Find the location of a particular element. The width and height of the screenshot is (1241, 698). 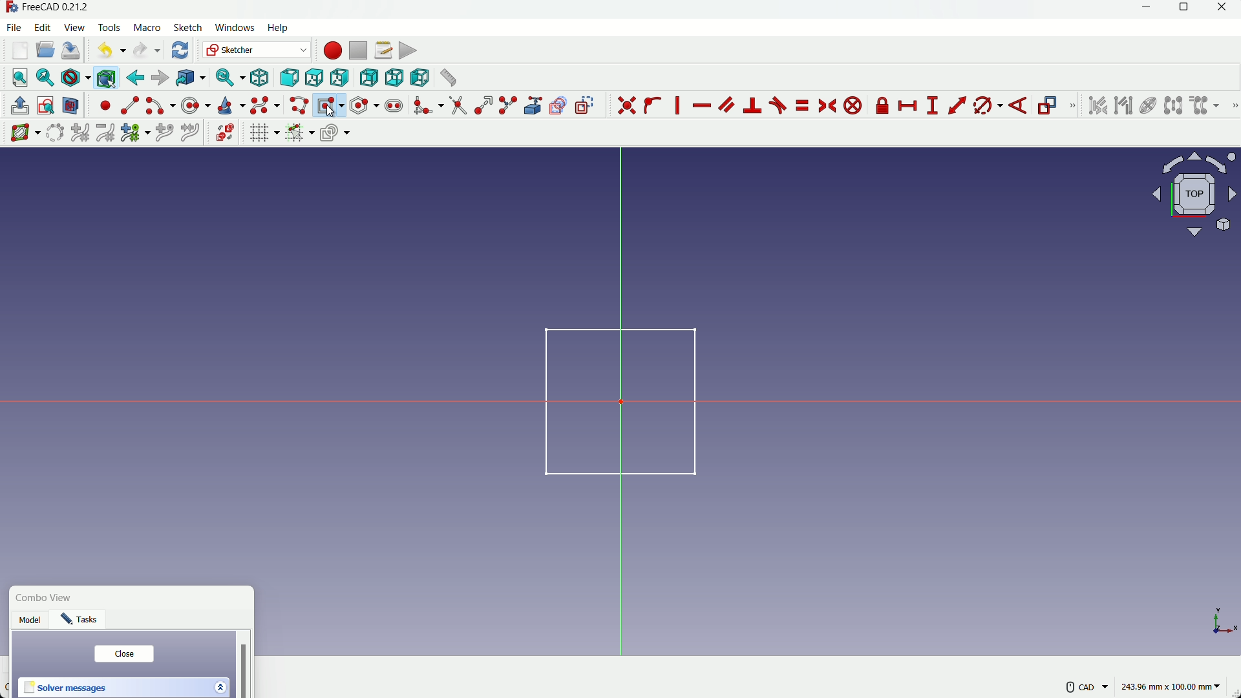

constraint symmetric is located at coordinates (829, 106).